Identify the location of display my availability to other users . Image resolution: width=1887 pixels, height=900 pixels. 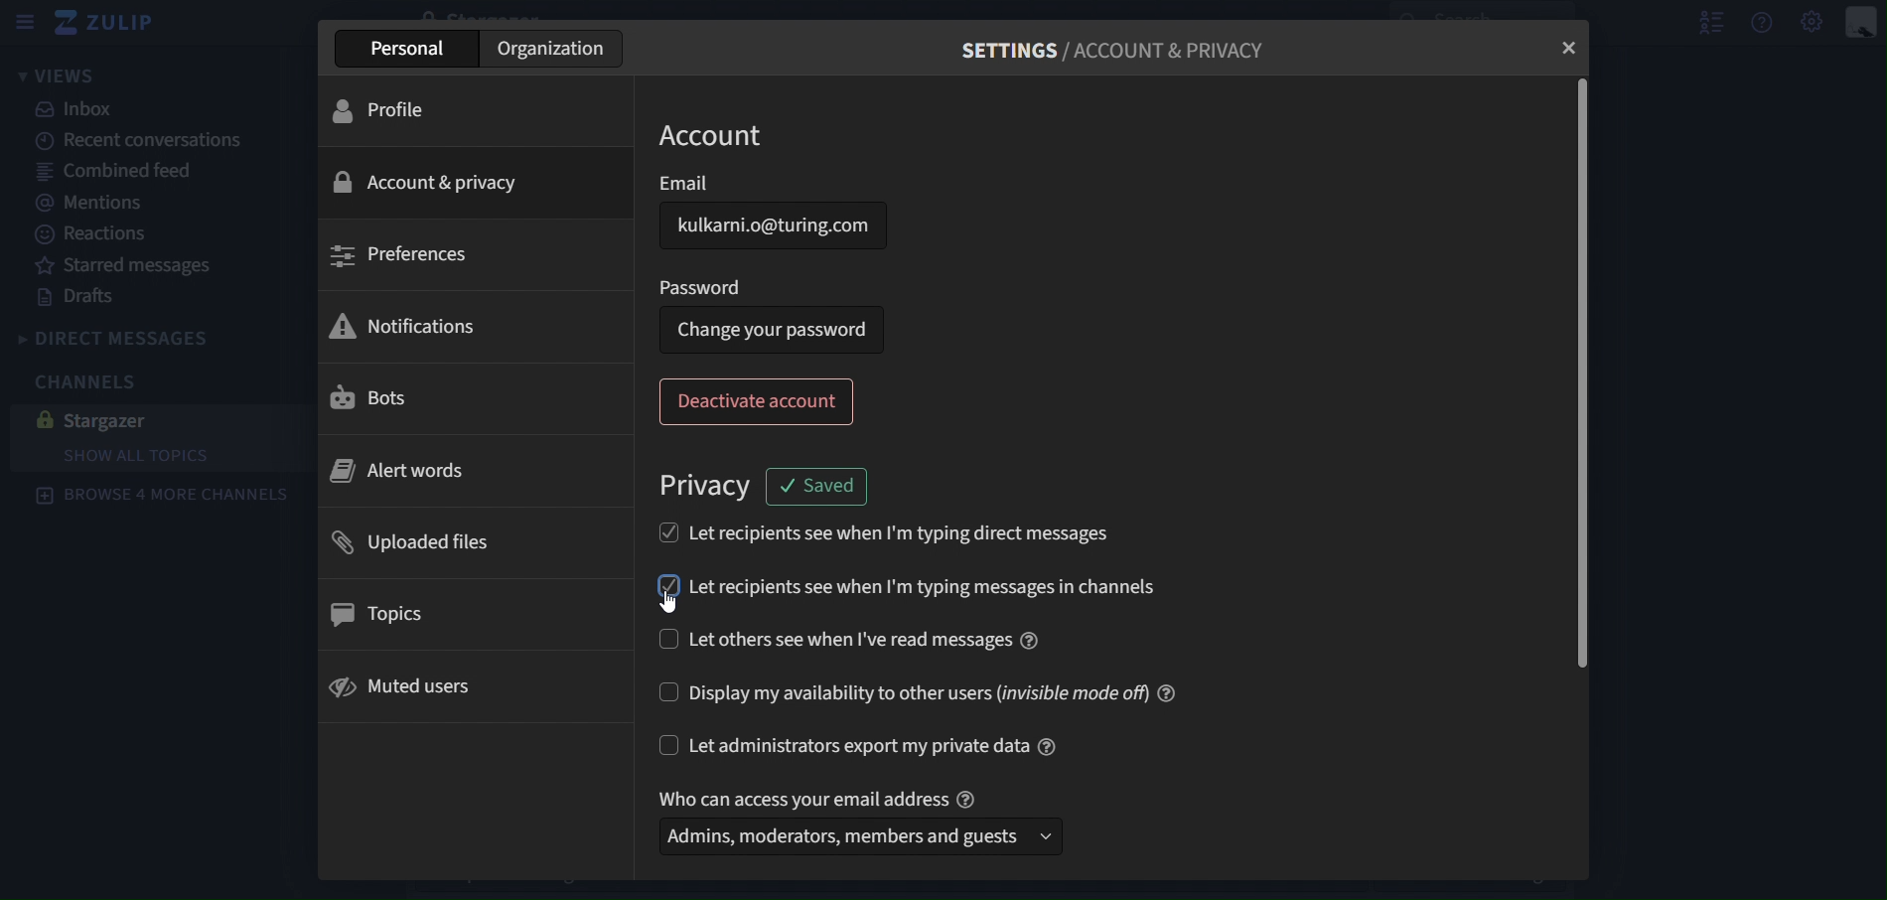
(912, 693).